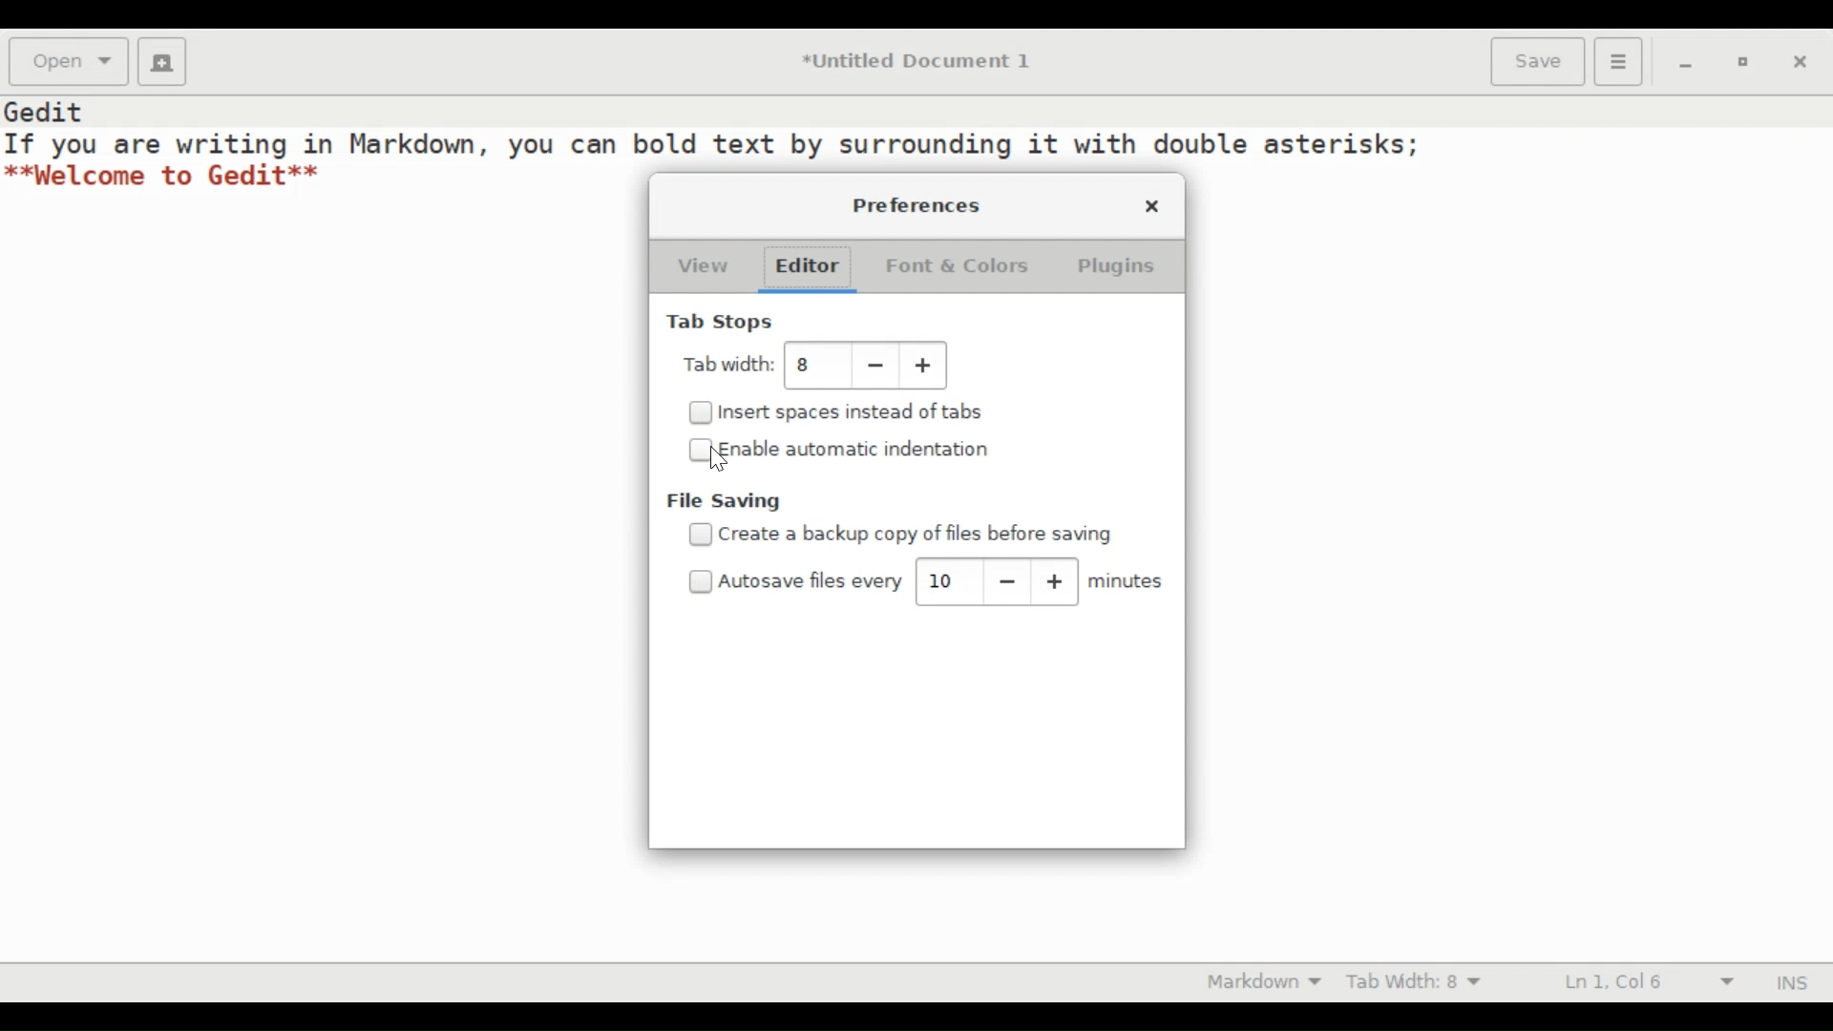  I want to click on Preferences, so click(918, 205).